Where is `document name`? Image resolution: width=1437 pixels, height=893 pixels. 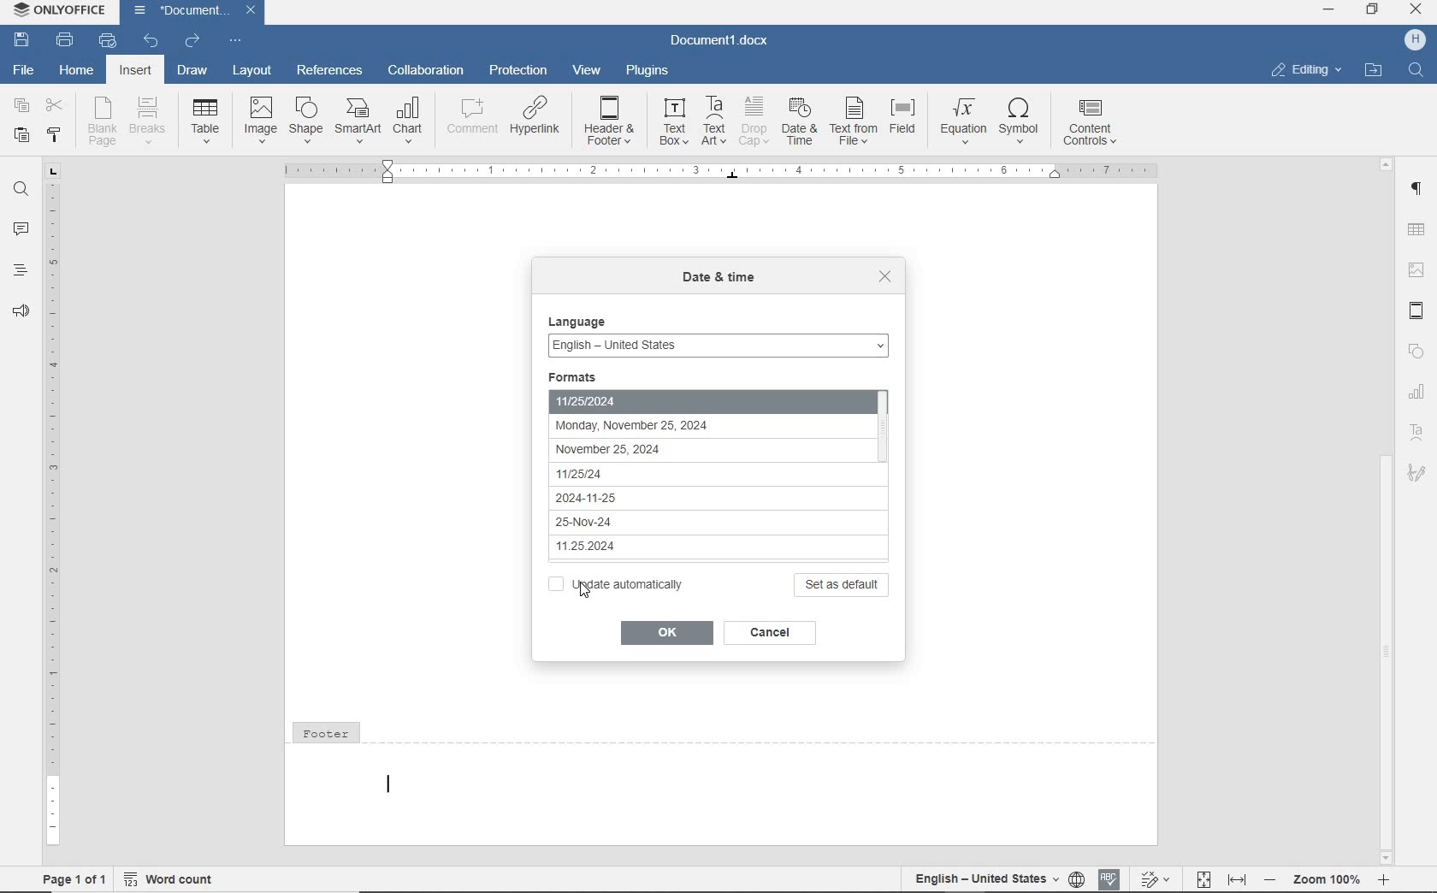
document name is located at coordinates (186, 11).